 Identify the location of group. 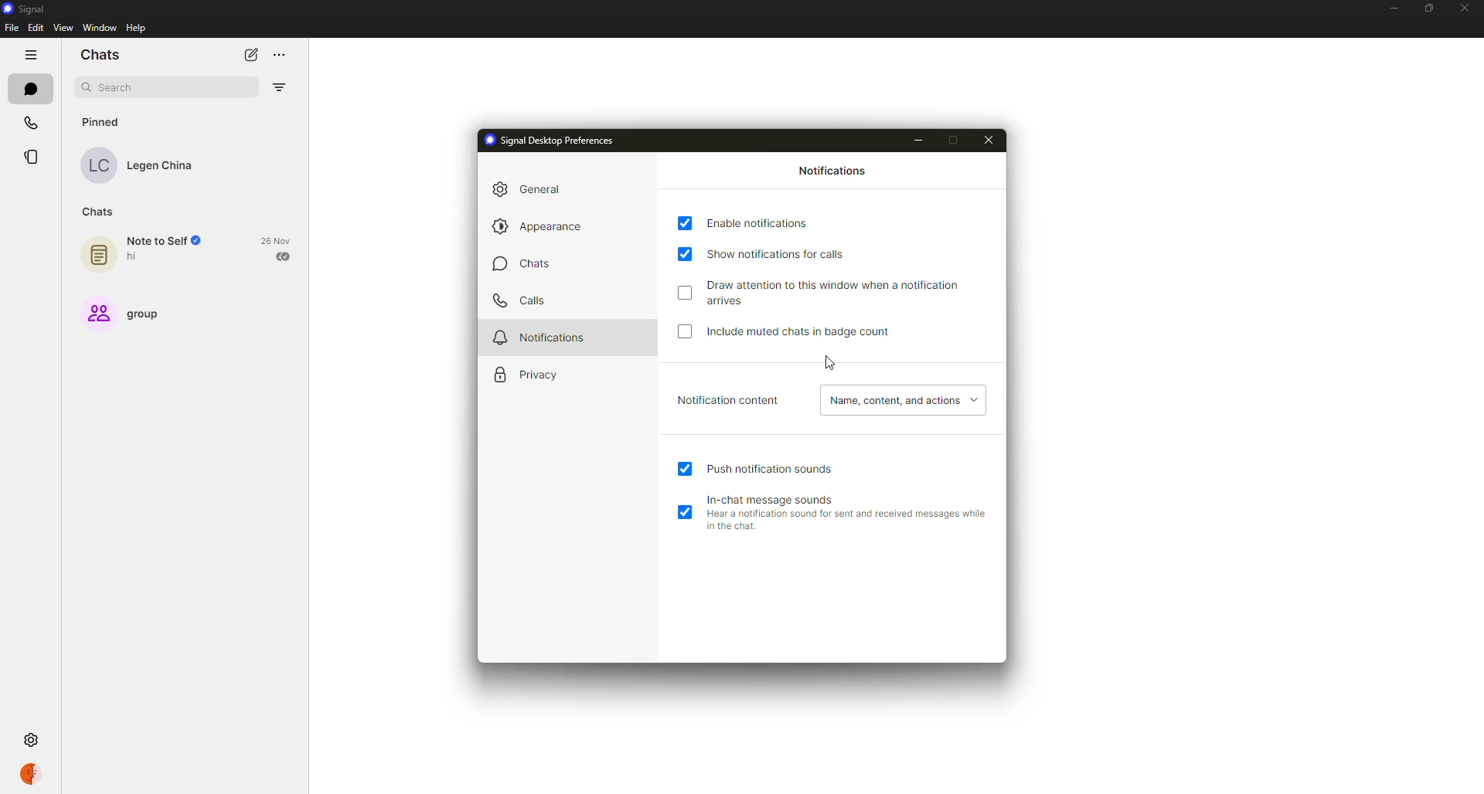
(127, 313).